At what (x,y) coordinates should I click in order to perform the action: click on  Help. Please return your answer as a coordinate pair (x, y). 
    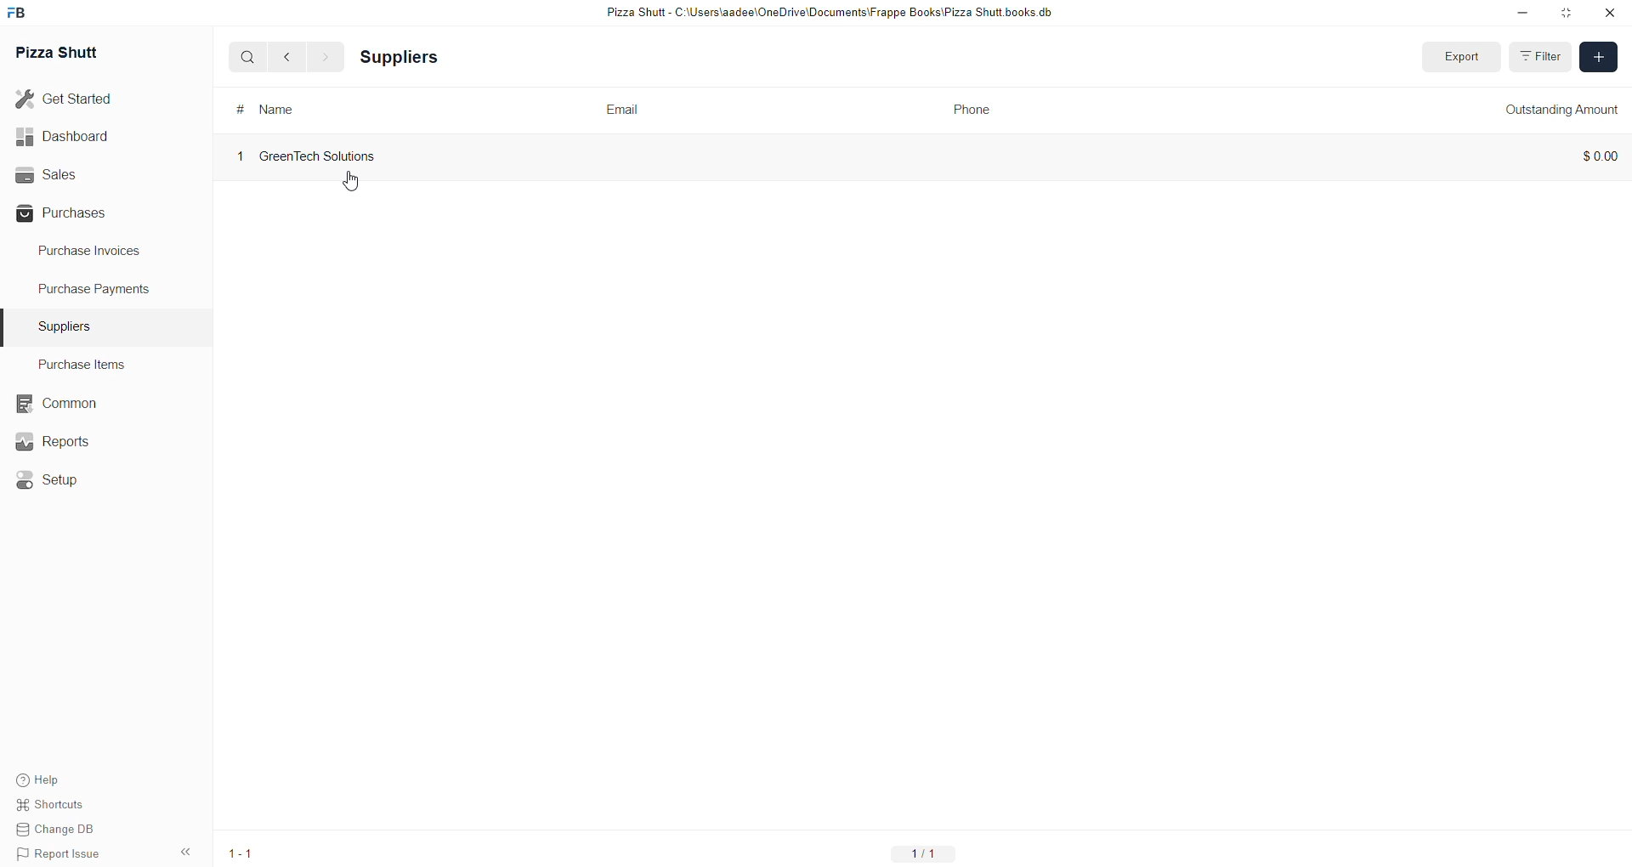
    Looking at the image, I should click on (62, 780).